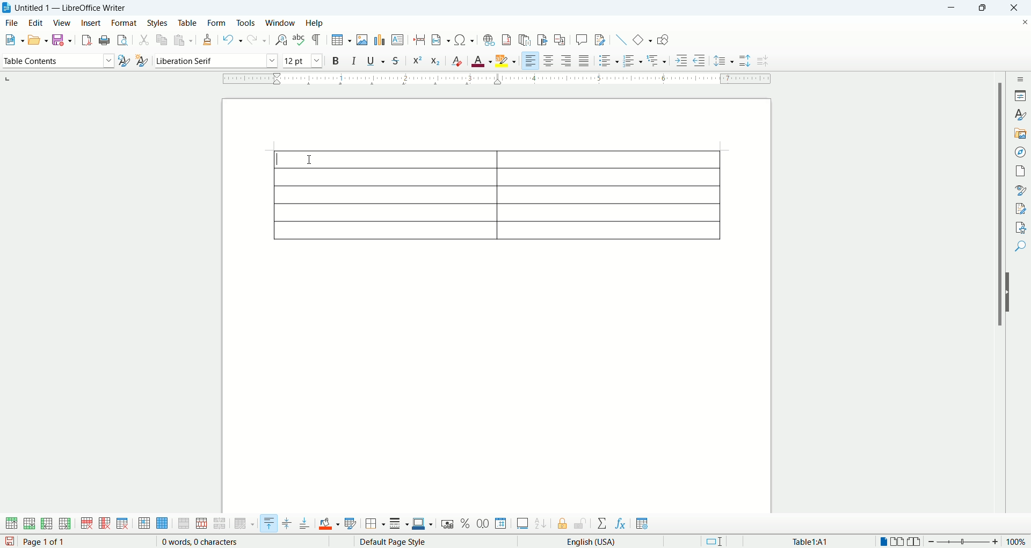 The height and width of the screenshot is (548, 1031). What do you see at coordinates (124, 62) in the screenshot?
I see `selected style` at bounding box center [124, 62].